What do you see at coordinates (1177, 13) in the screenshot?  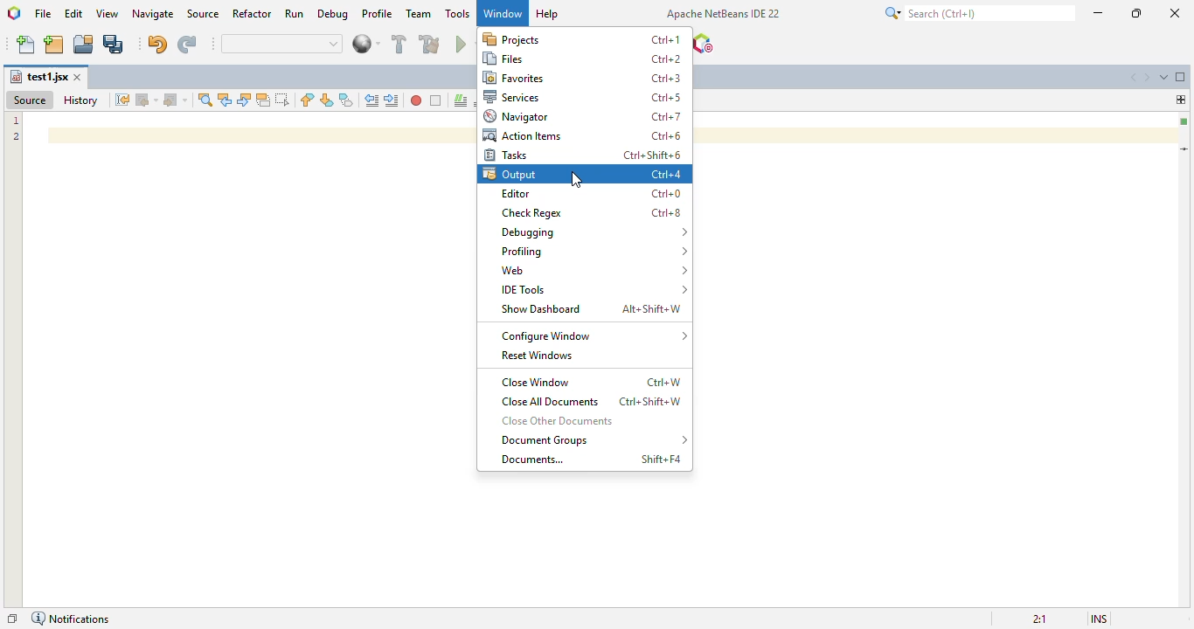 I see `close` at bounding box center [1177, 13].